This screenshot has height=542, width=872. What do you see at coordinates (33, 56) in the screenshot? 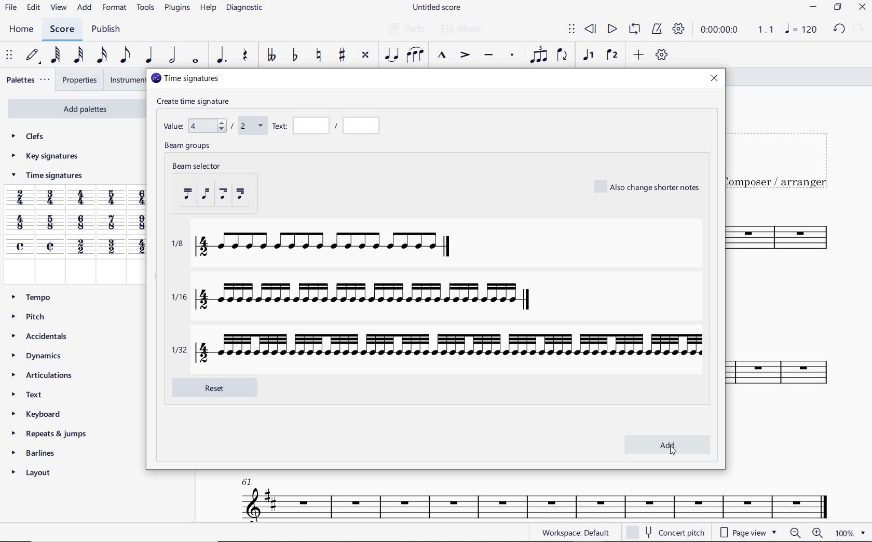
I see `DEFAULT (STEP TIME)` at bounding box center [33, 56].